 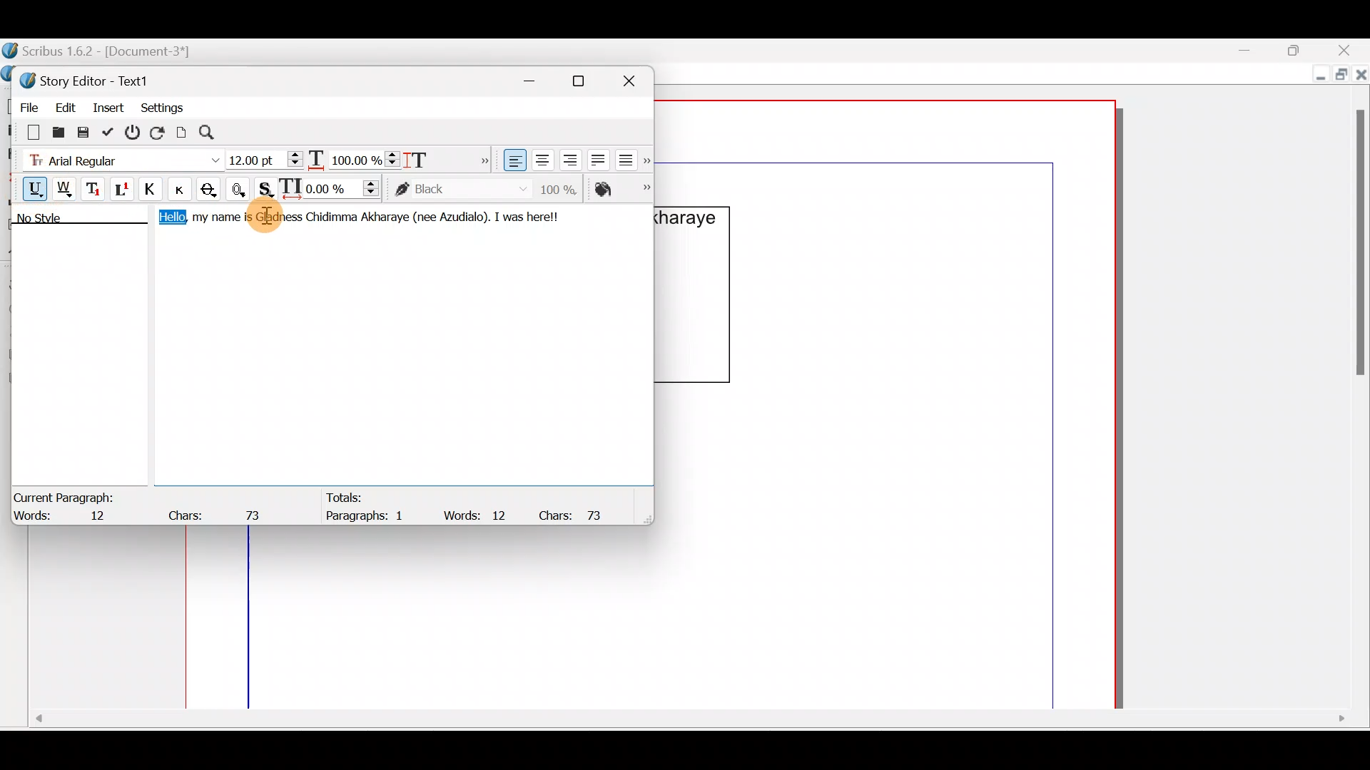 What do you see at coordinates (461, 190) in the screenshot?
I see `color of text stroke` at bounding box center [461, 190].